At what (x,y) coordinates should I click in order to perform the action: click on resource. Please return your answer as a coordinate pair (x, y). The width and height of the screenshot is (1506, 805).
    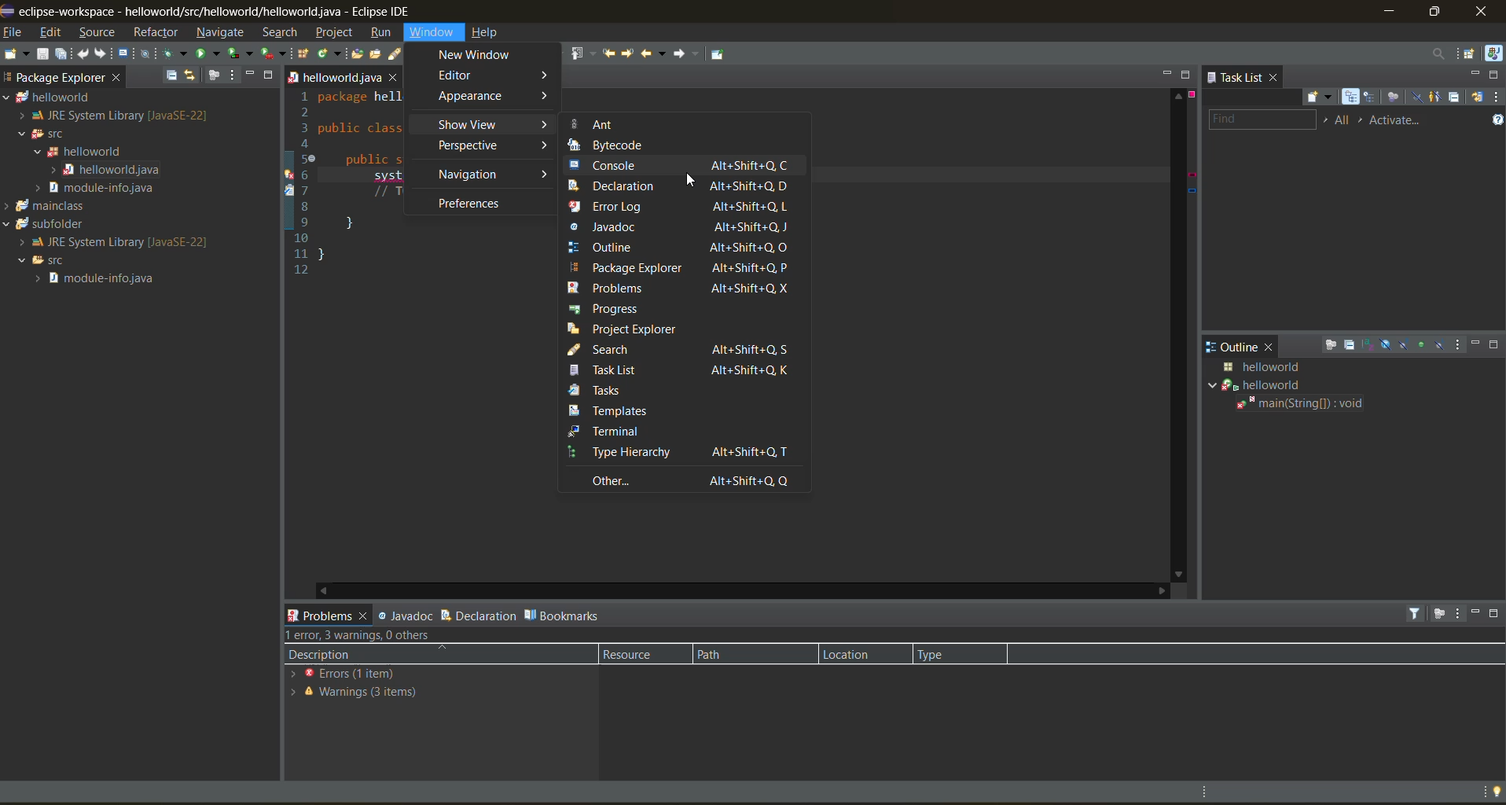
    Looking at the image, I should click on (634, 656).